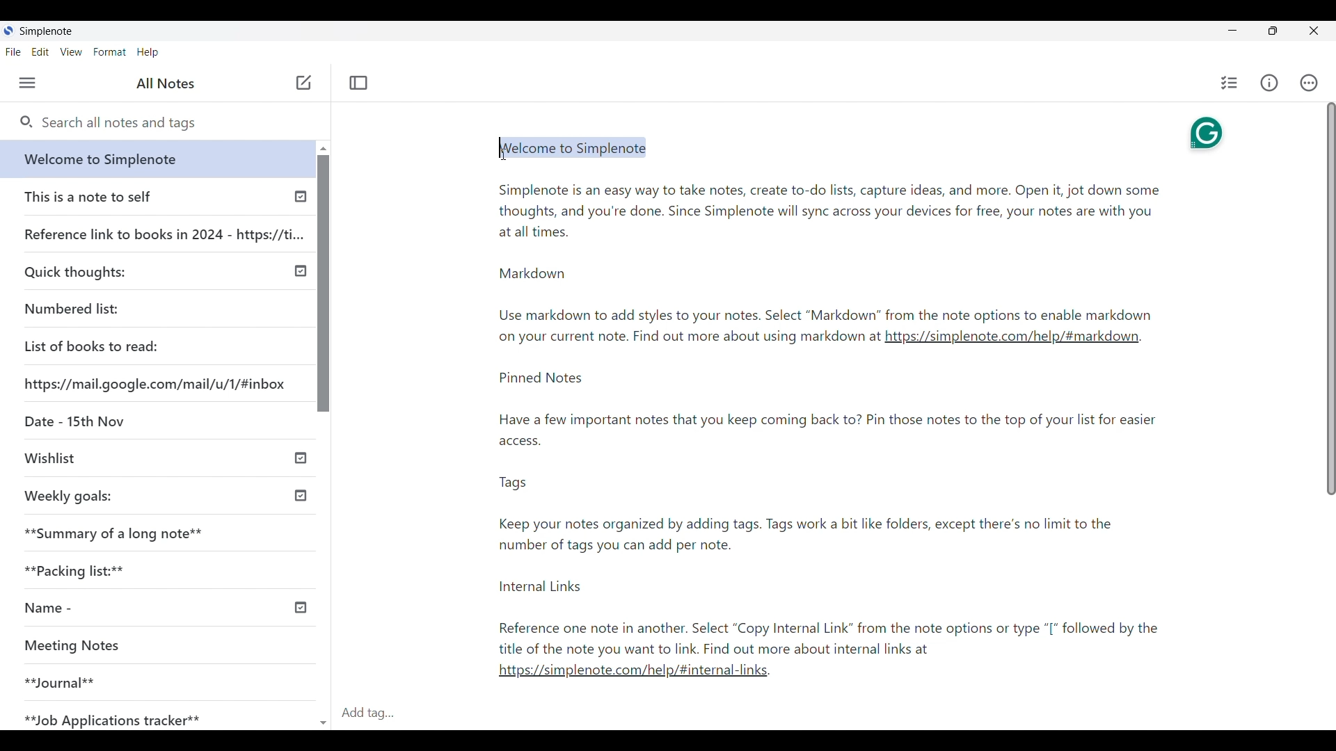 The height and width of the screenshot is (751, 1336). I want to click on text, so click(687, 339).